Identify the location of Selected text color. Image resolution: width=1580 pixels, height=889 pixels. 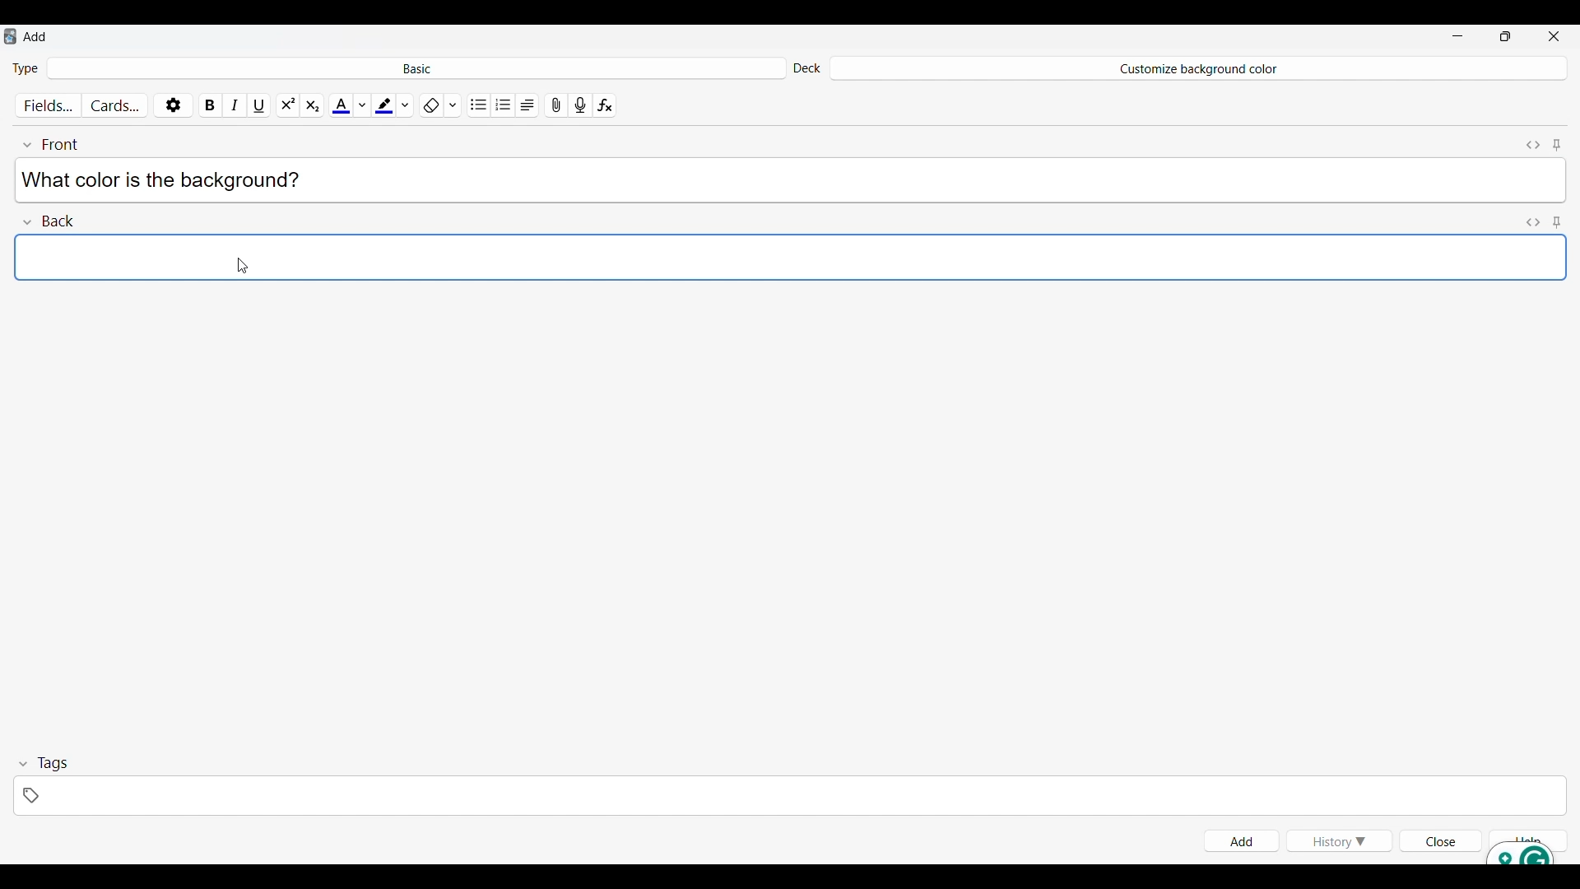
(340, 103).